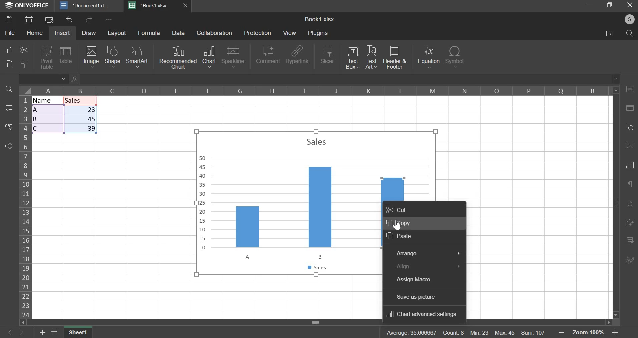 The height and width of the screenshot is (338, 638). I want to click on undo, so click(70, 20).